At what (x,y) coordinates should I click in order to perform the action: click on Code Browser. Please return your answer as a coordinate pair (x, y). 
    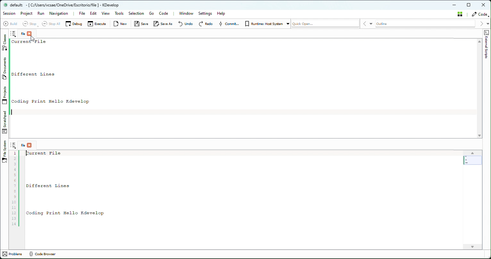
    Looking at the image, I should click on (46, 255).